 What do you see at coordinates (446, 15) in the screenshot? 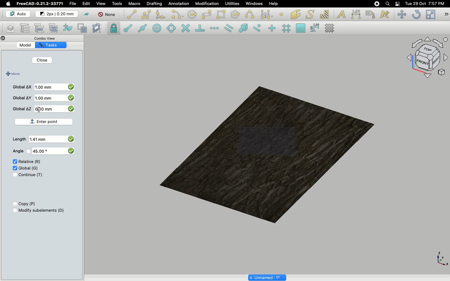
I see `Draft modification tools` at bounding box center [446, 15].